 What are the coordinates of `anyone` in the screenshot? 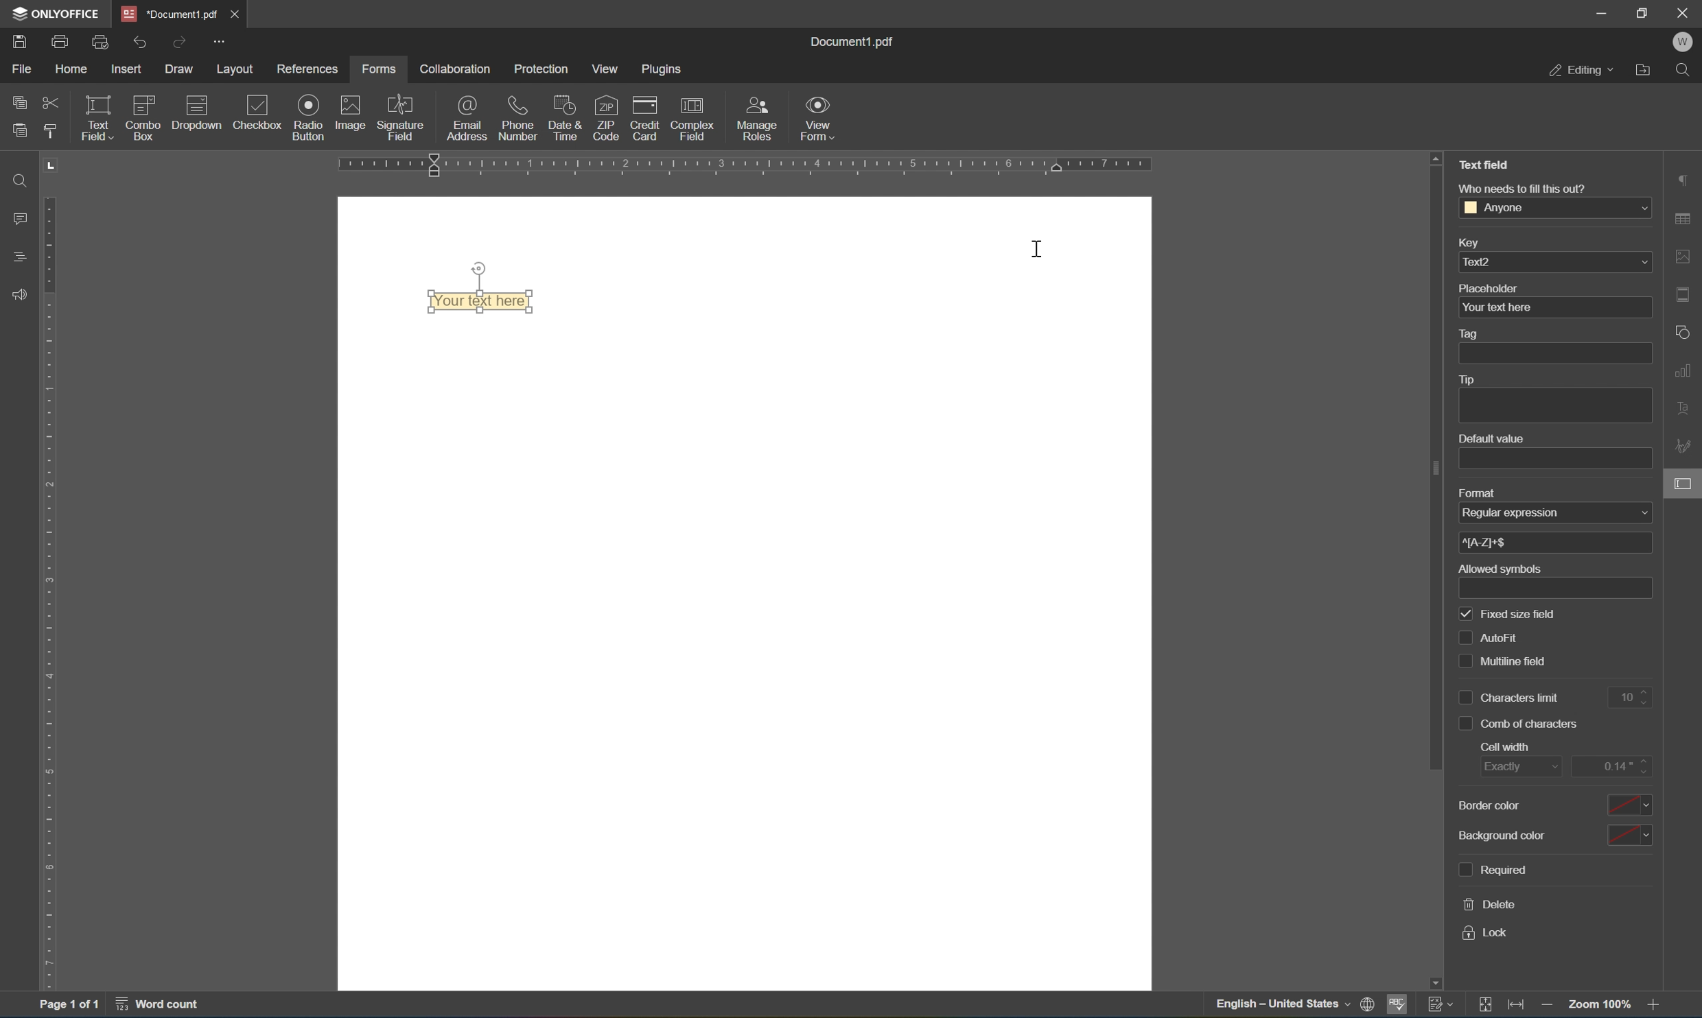 It's located at (1553, 207).